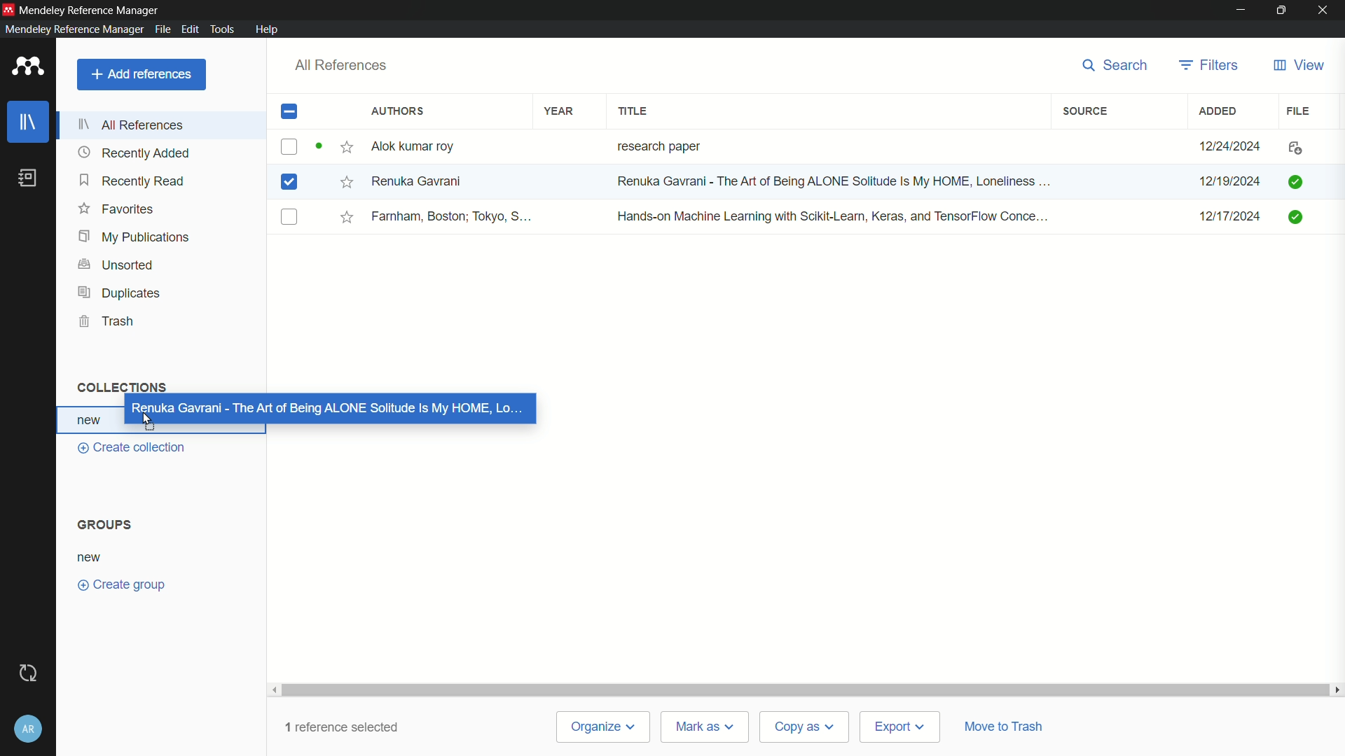  I want to click on app icon, so click(8, 9).